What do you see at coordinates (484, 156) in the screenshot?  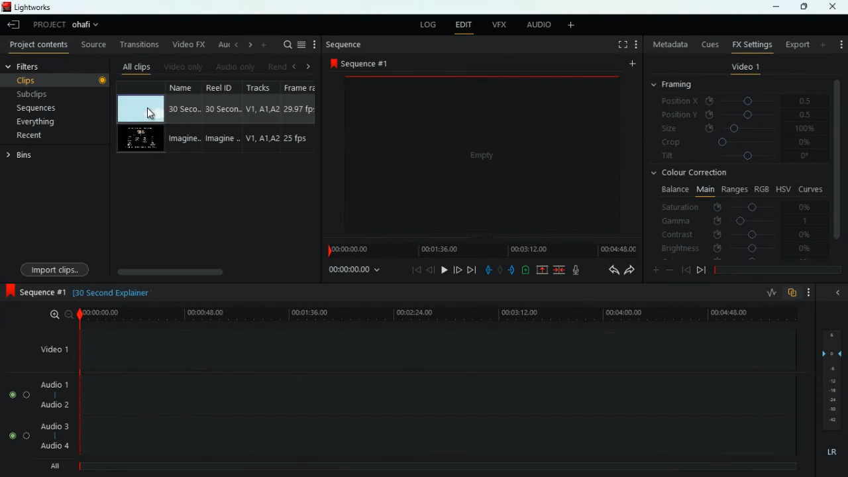 I see `screen` at bounding box center [484, 156].